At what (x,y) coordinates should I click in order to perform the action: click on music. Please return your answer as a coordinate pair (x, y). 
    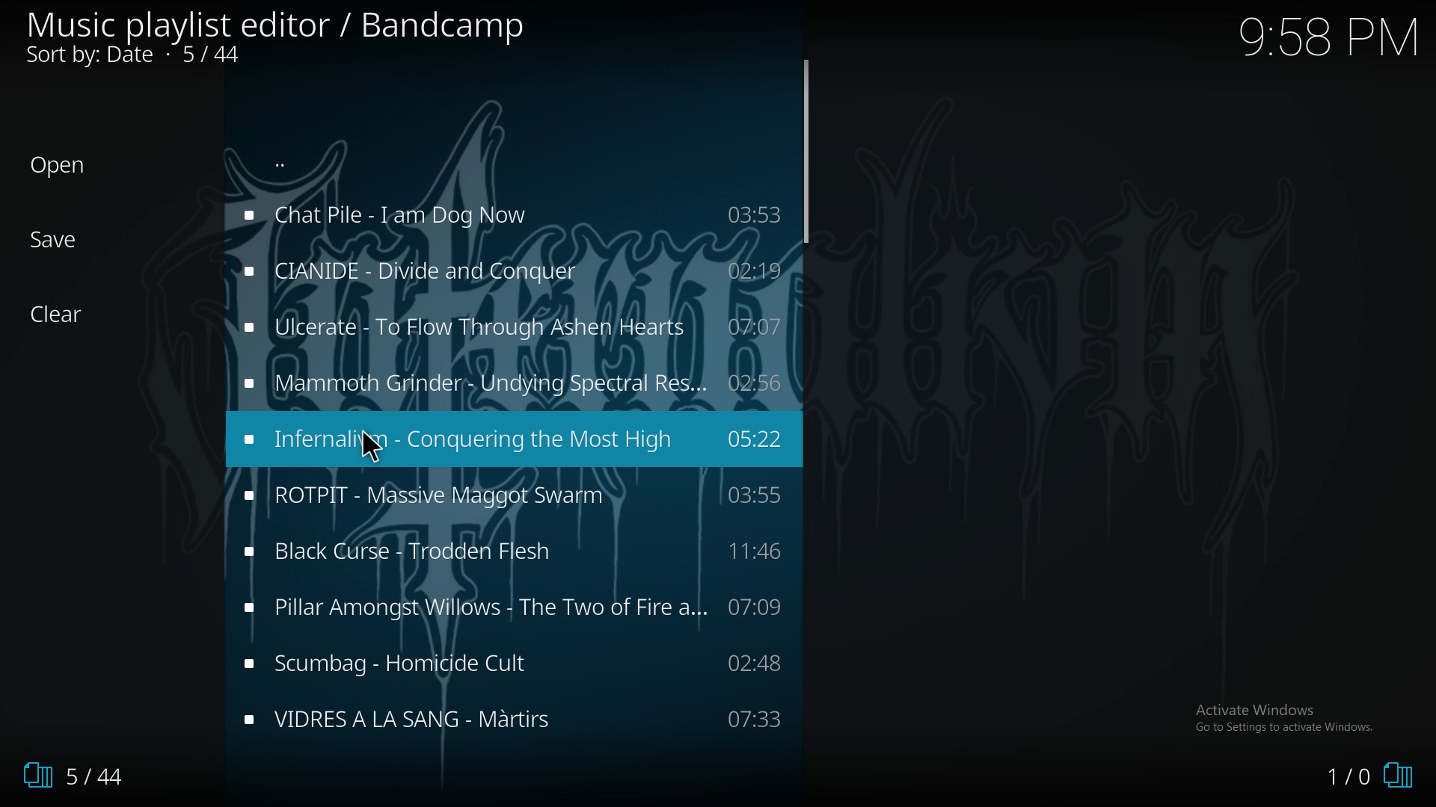
    Looking at the image, I should click on (512, 715).